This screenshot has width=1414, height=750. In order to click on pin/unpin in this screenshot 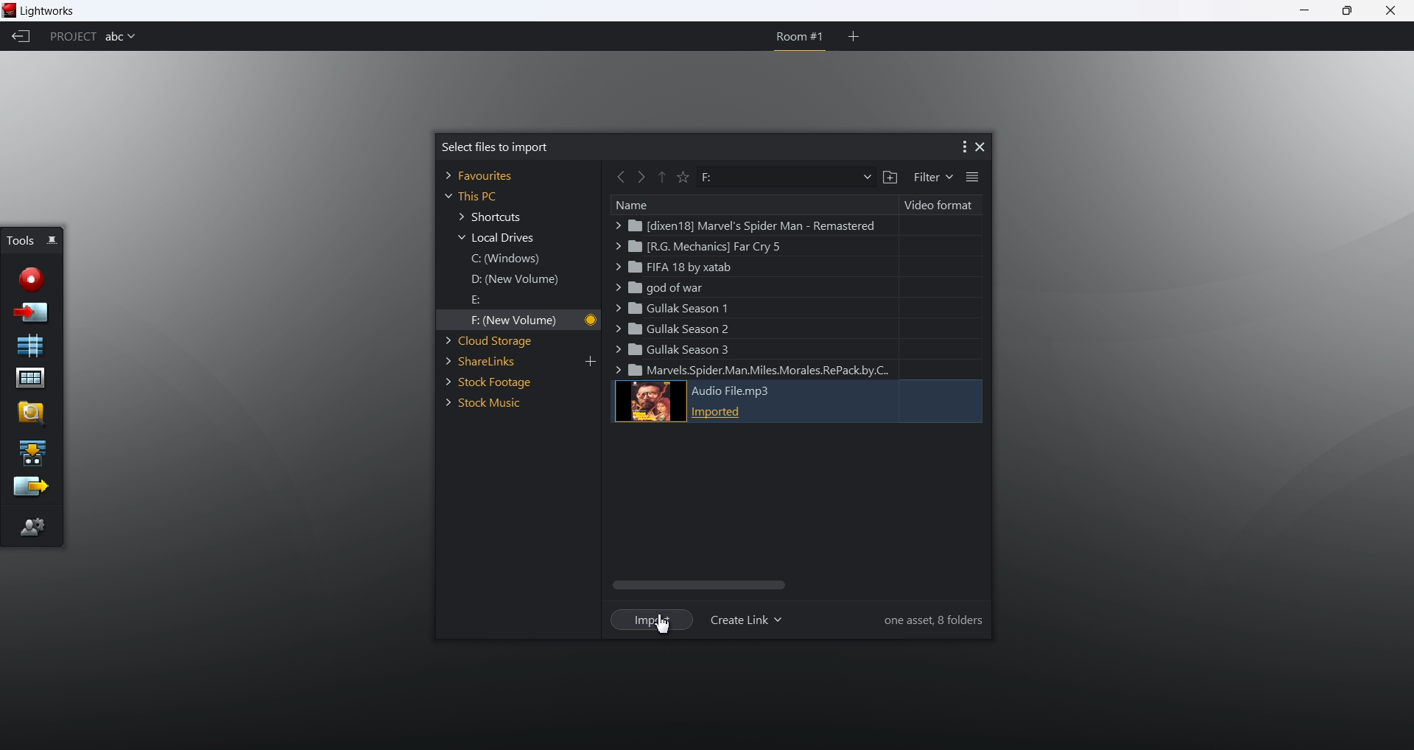, I will do `click(55, 241)`.